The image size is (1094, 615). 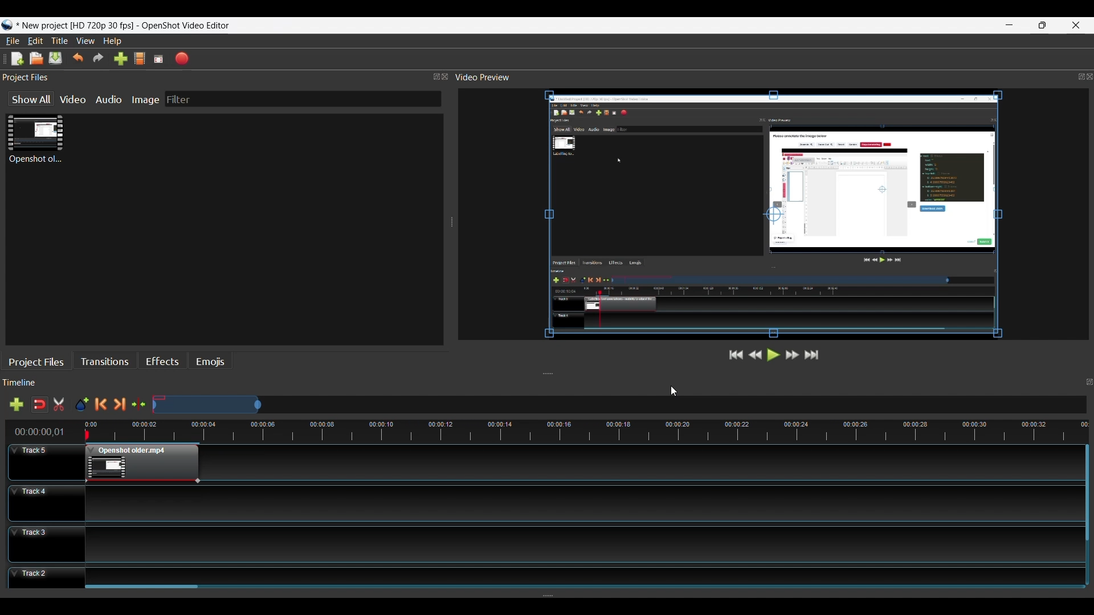 What do you see at coordinates (790, 355) in the screenshot?
I see `Fast Forward` at bounding box center [790, 355].